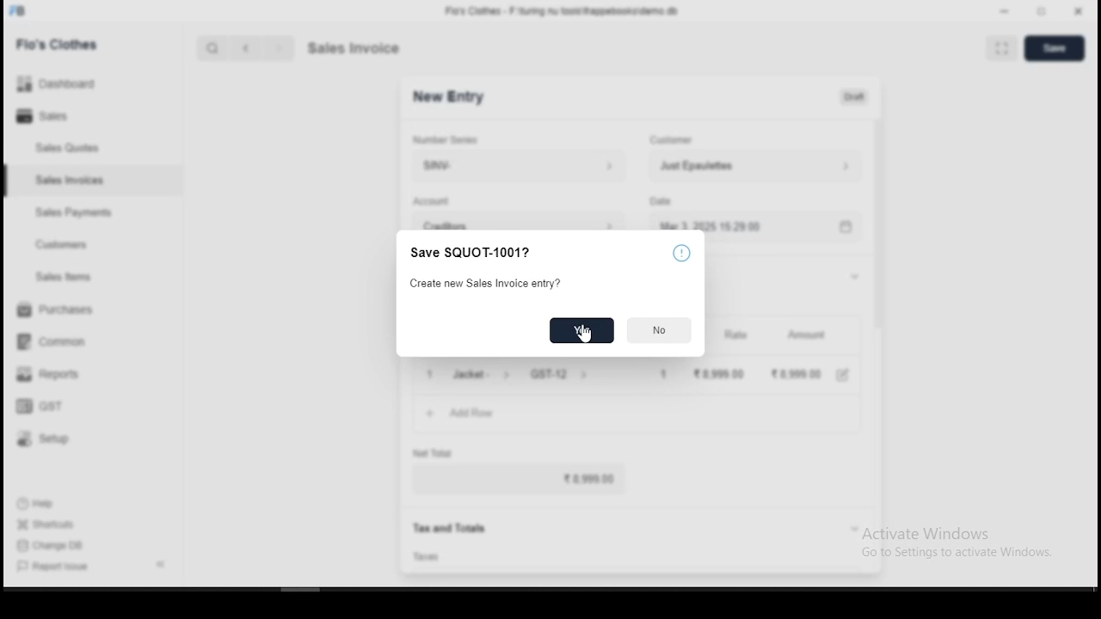  Describe the element at coordinates (442, 529) in the screenshot. I see `Tax and Totals` at that location.